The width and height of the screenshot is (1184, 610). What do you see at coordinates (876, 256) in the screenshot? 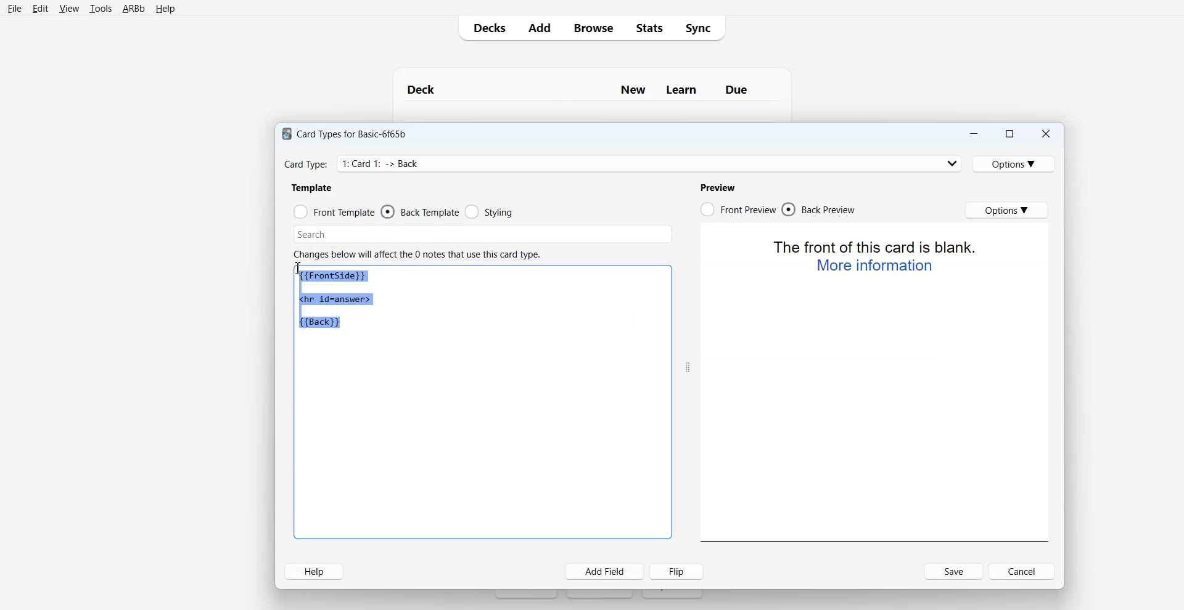
I see `Text 2` at bounding box center [876, 256].